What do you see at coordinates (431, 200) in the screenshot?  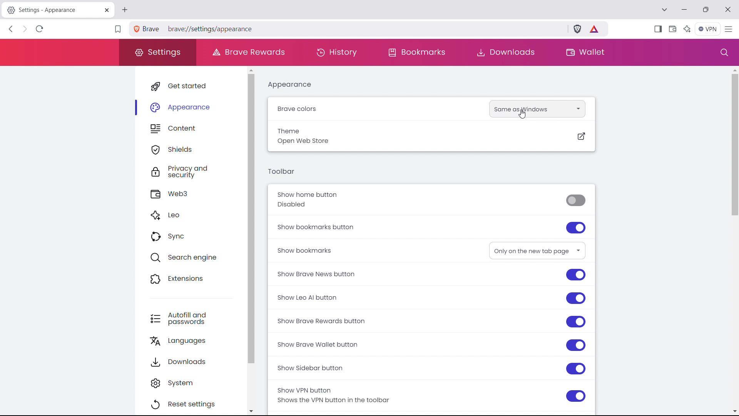 I see `show home button Disabled` at bounding box center [431, 200].